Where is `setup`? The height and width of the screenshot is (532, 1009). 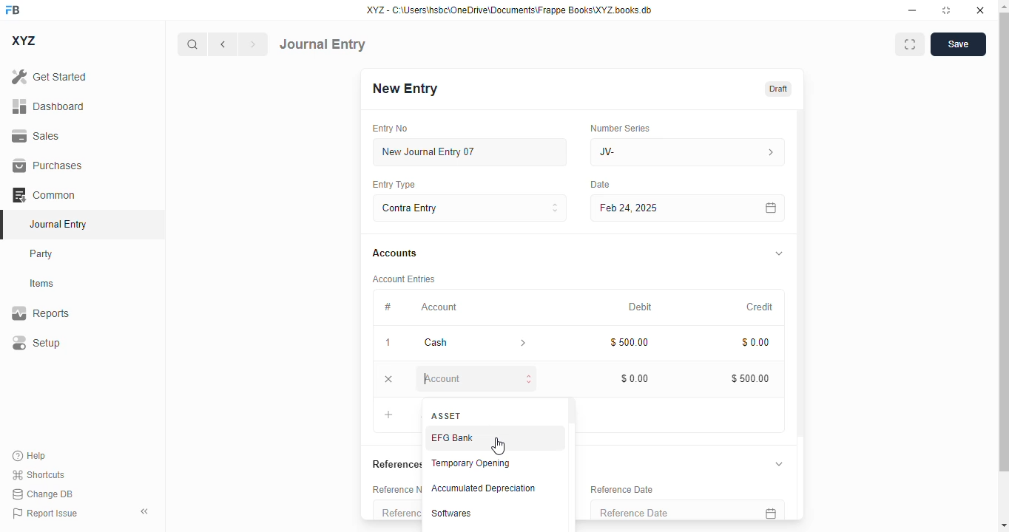
setup is located at coordinates (36, 342).